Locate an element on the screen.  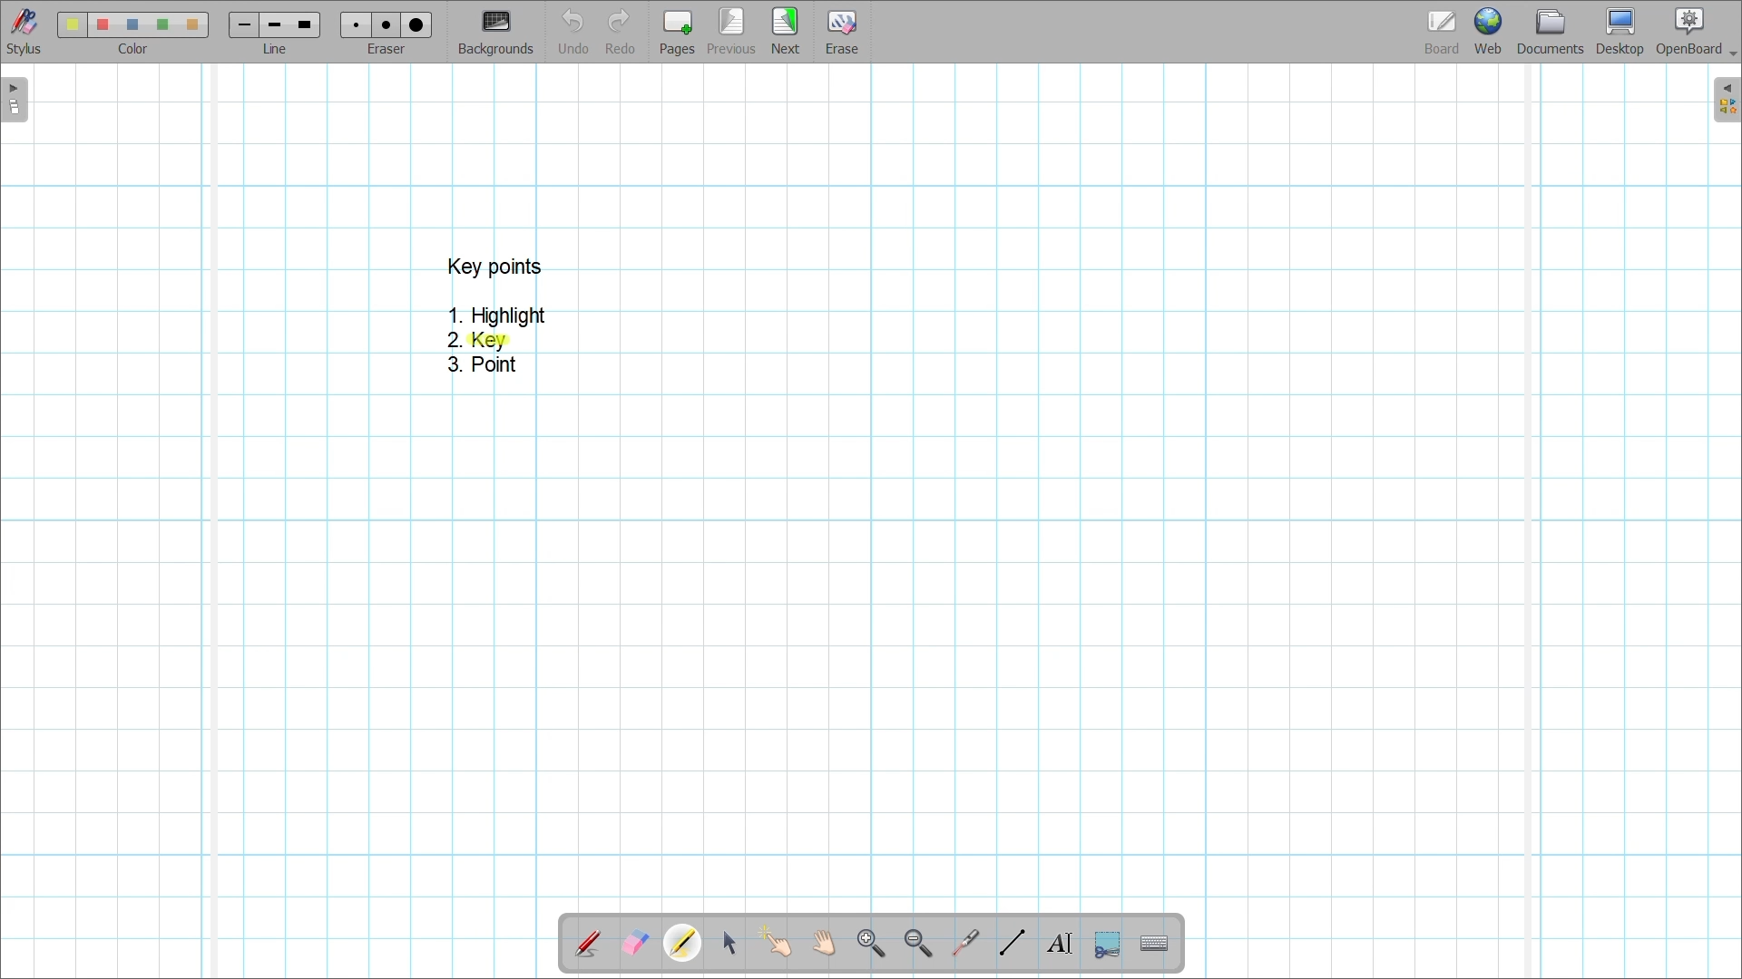
line is located at coordinates (279, 50).